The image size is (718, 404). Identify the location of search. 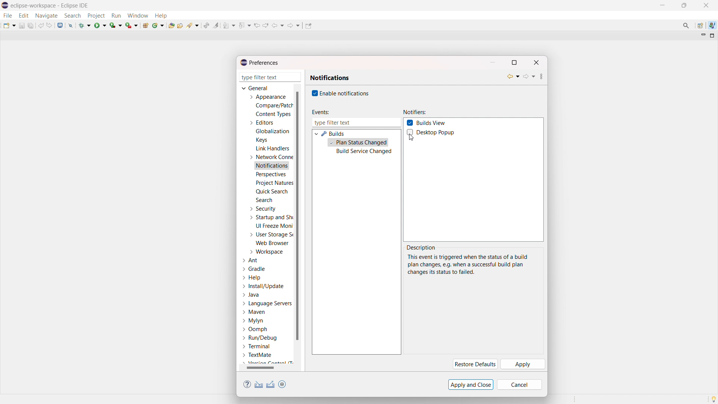
(264, 200).